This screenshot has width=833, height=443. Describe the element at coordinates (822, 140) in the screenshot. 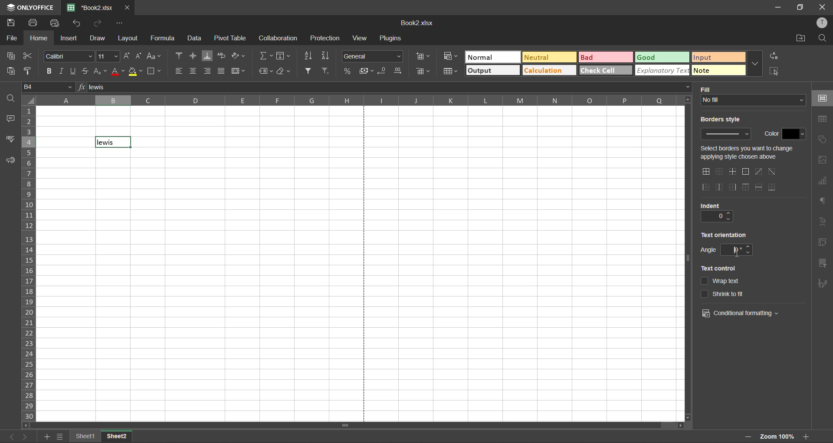

I see `shapes` at that location.